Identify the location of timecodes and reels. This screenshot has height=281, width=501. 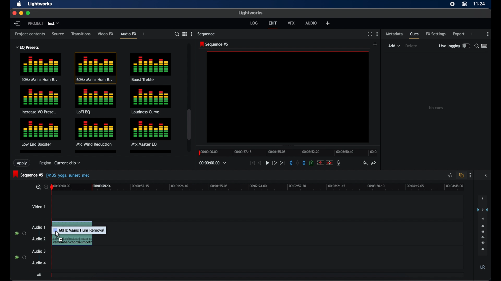
(213, 163).